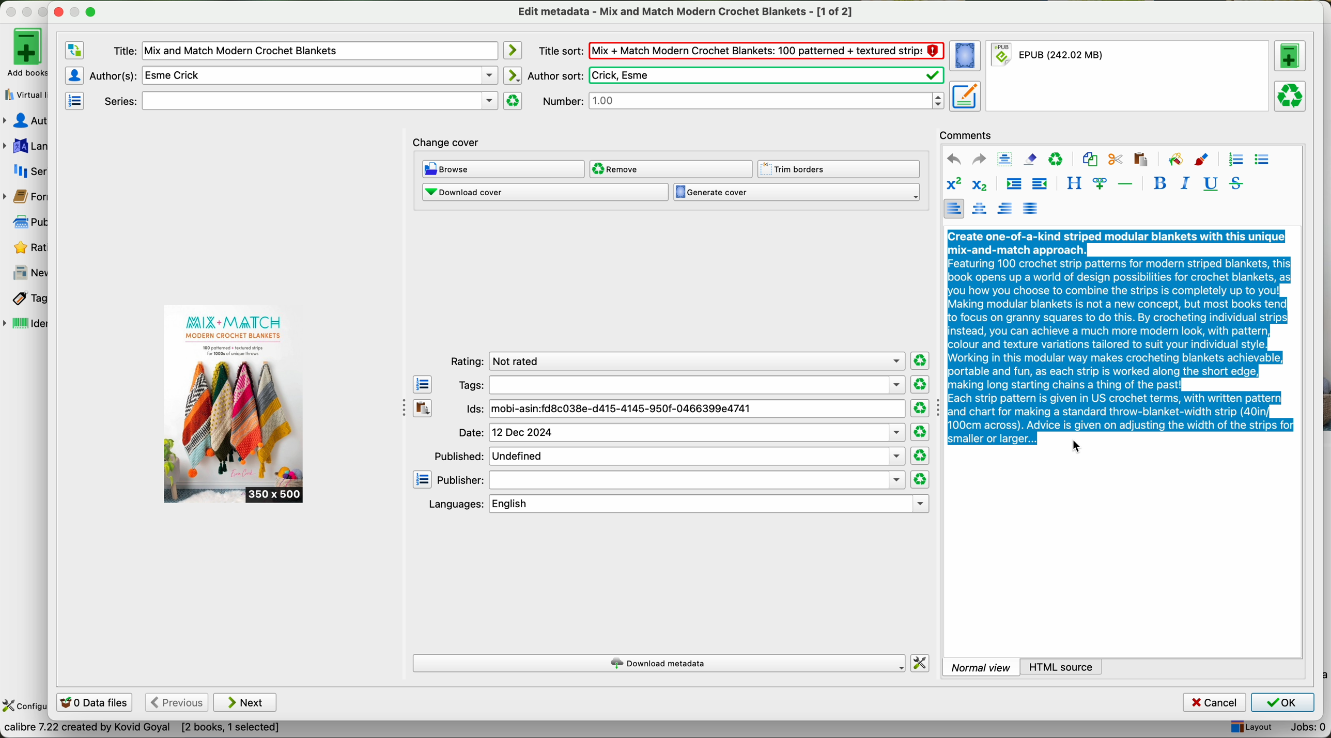  What do you see at coordinates (59, 10) in the screenshot?
I see `close window` at bounding box center [59, 10].